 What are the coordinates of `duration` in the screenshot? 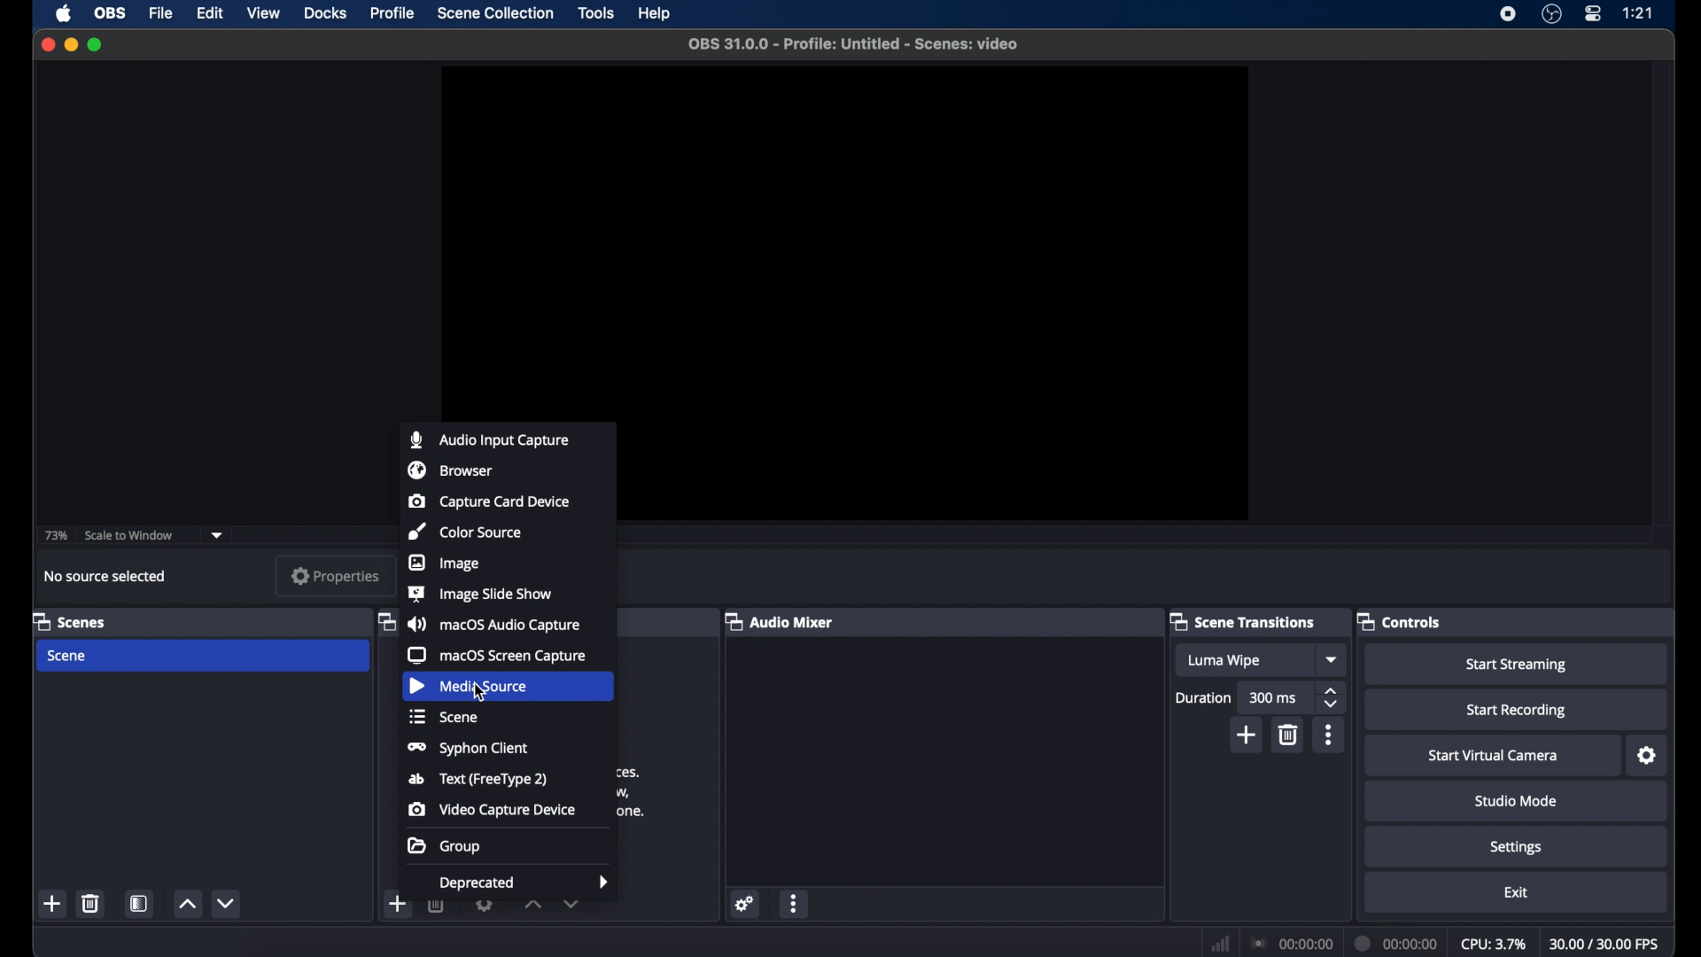 It's located at (1396, 943).